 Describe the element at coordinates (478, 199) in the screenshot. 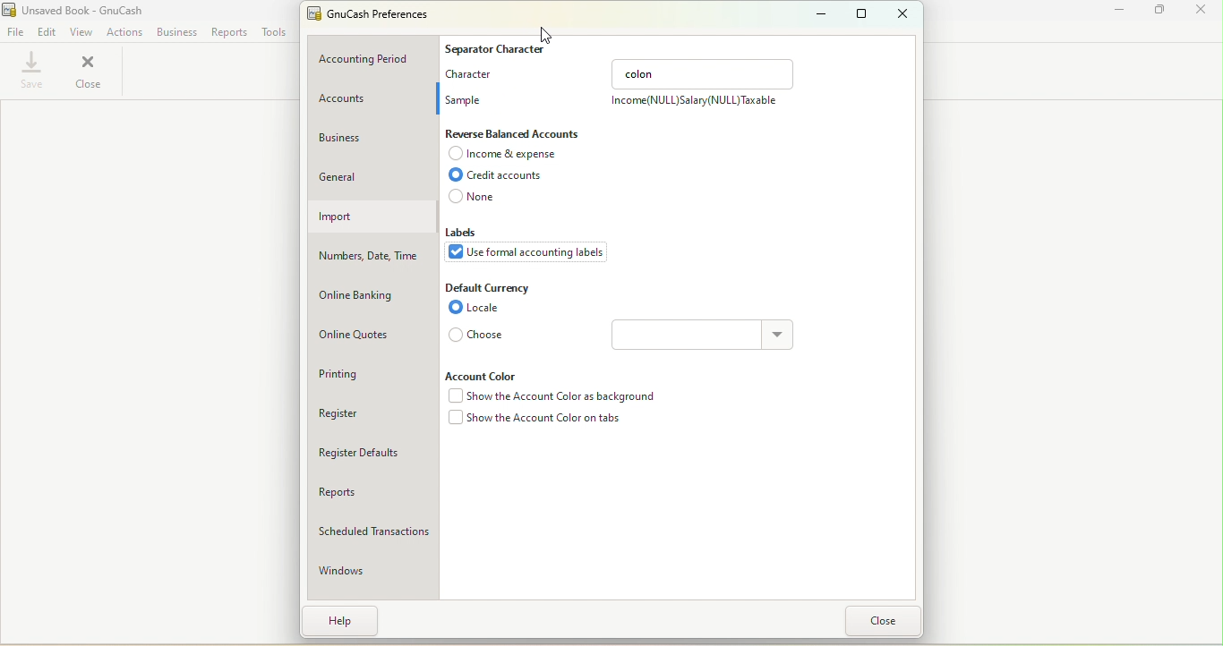

I see `None` at that location.